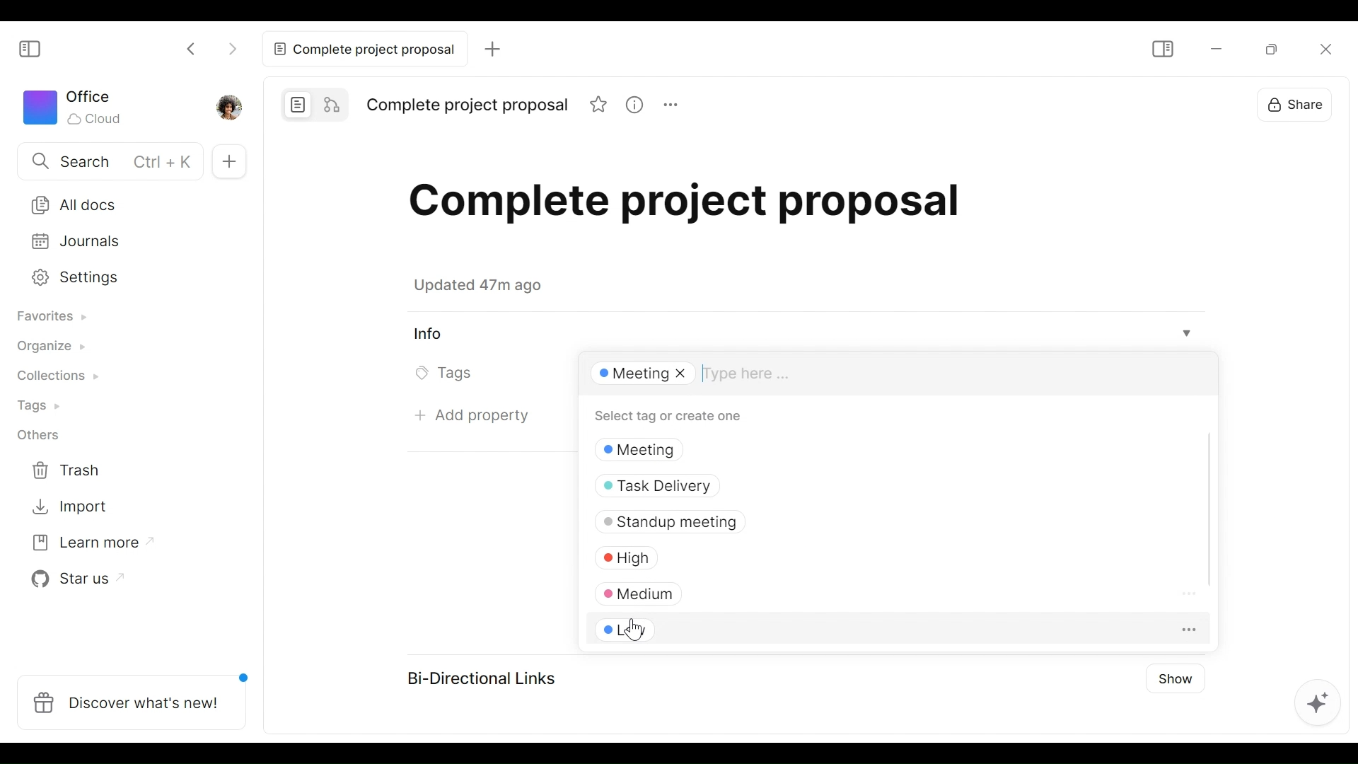 The width and height of the screenshot is (1358, 764). Describe the element at coordinates (1314, 700) in the screenshot. I see `AFFiNE AI` at that location.